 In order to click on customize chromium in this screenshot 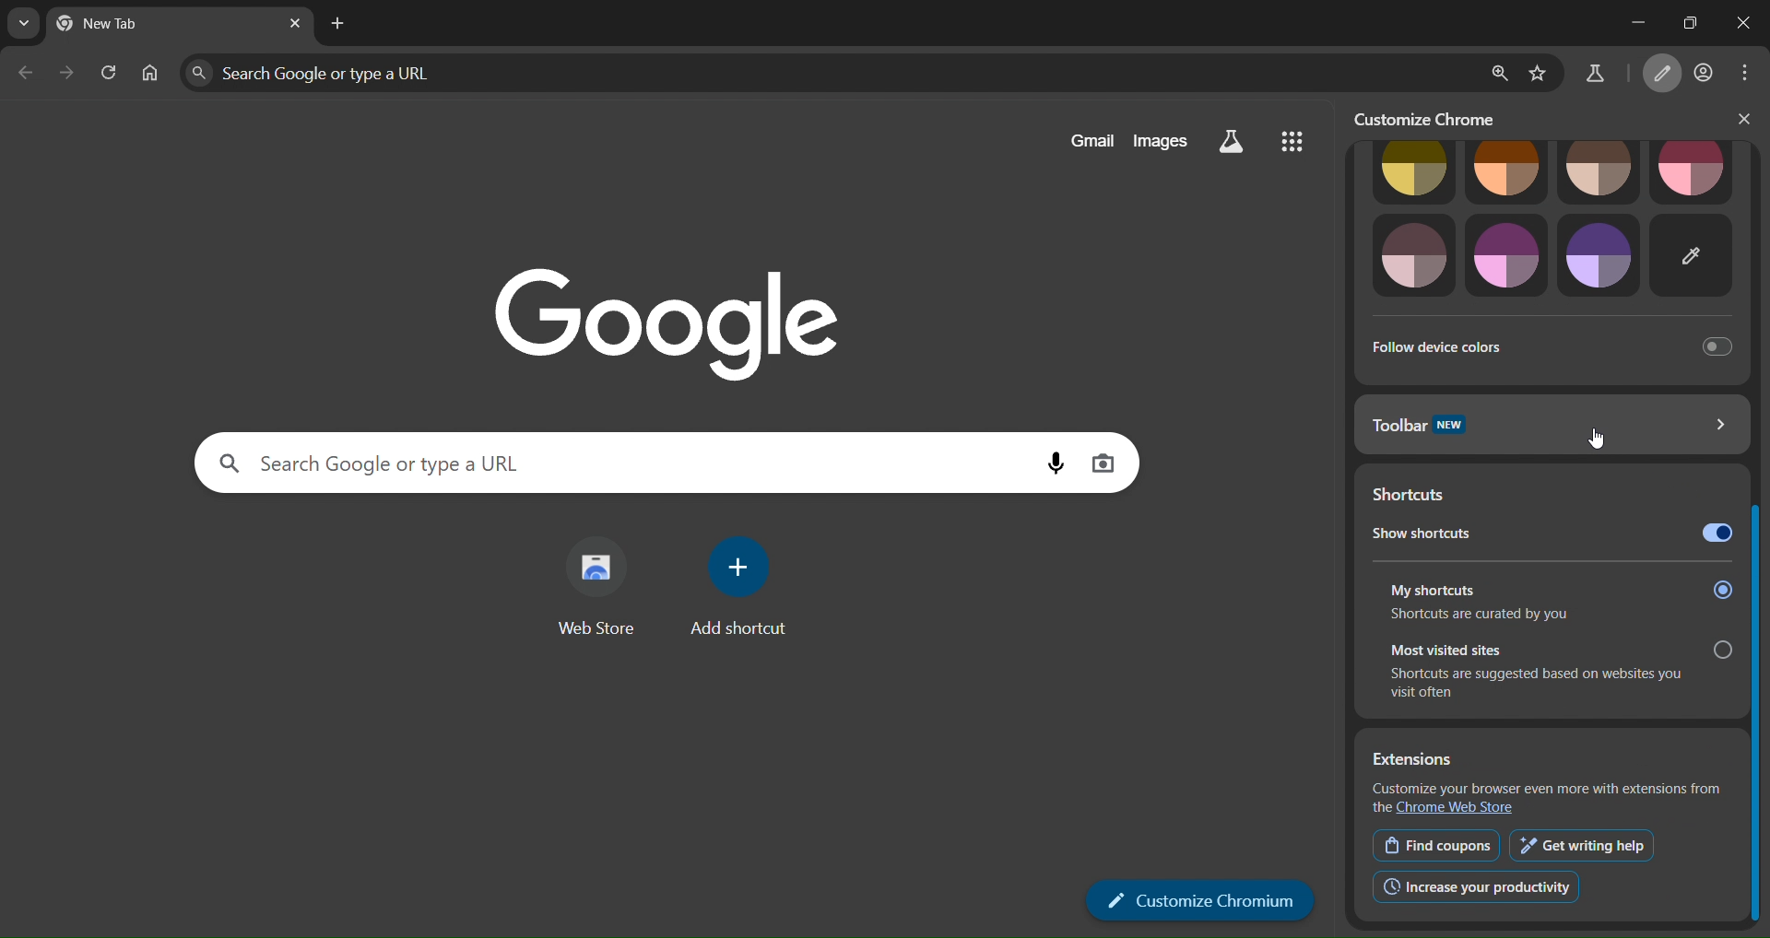, I will do `click(1201, 900)`.